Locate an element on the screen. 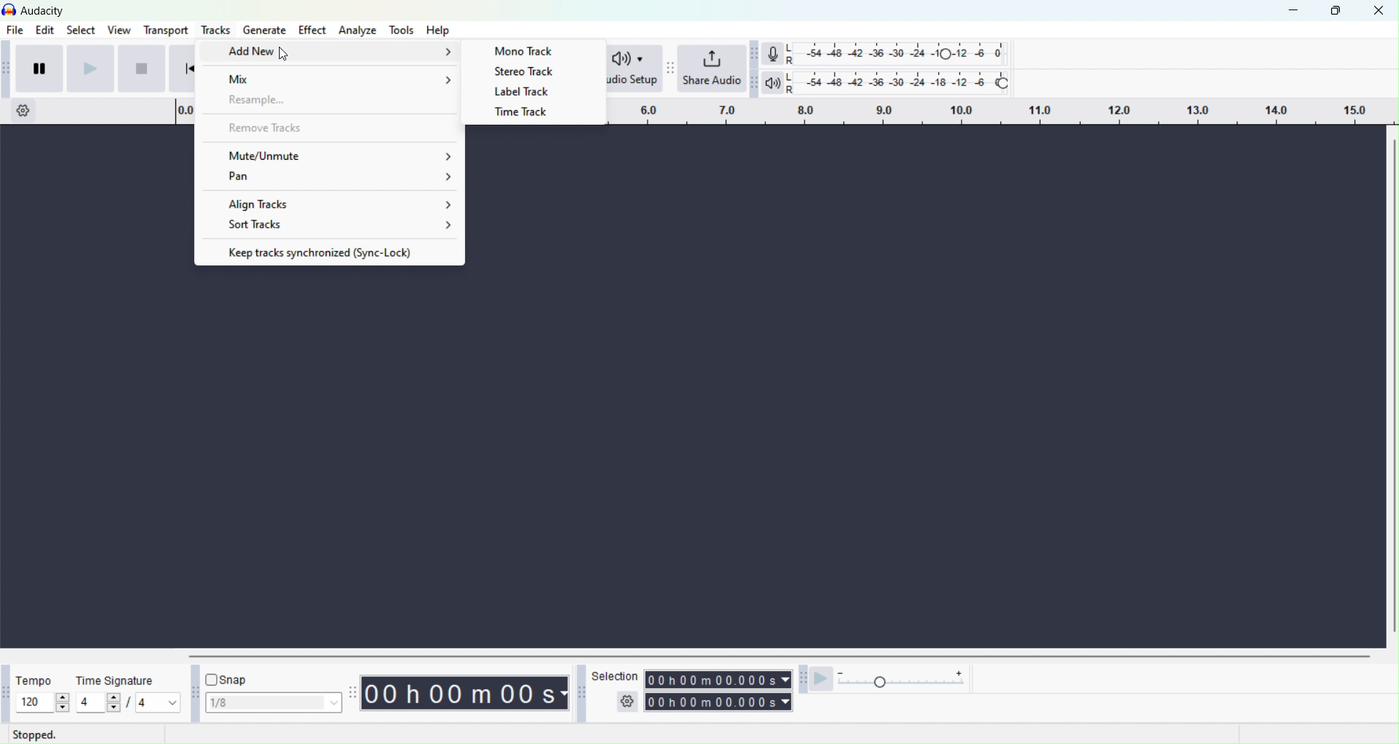 The width and height of the screenshot is (1399, 744). decrease beat per measure is located at coordinates (112, 709).